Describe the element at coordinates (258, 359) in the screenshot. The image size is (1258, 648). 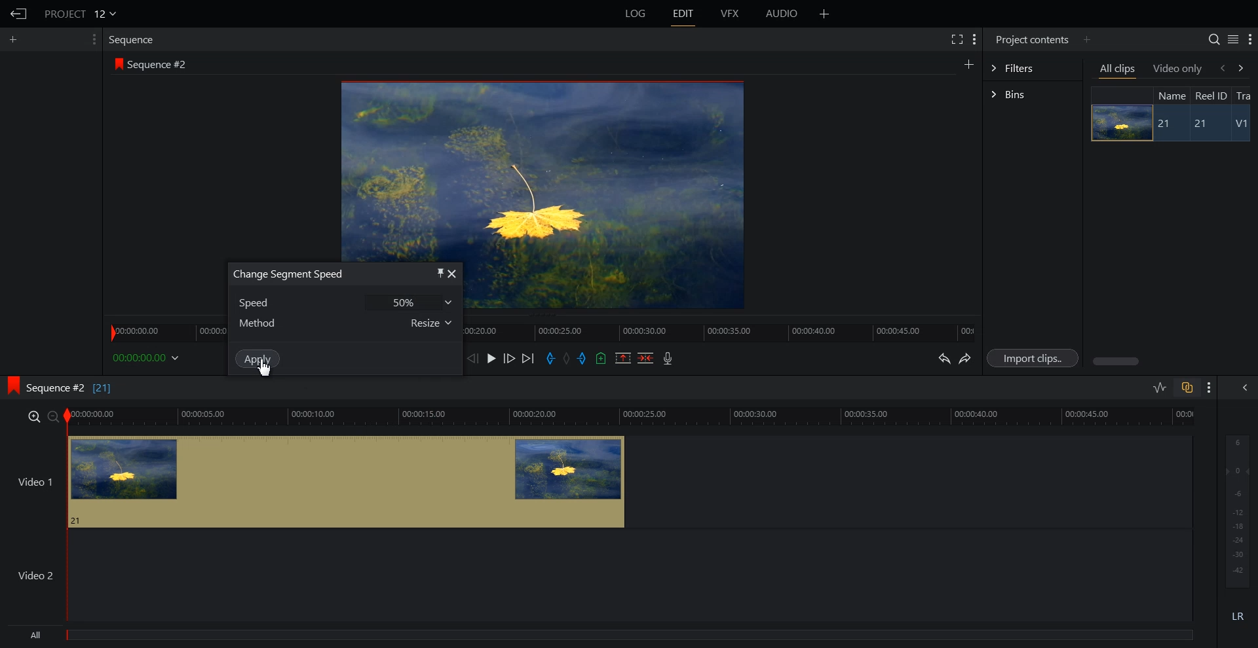
I see `Apply` at that location.